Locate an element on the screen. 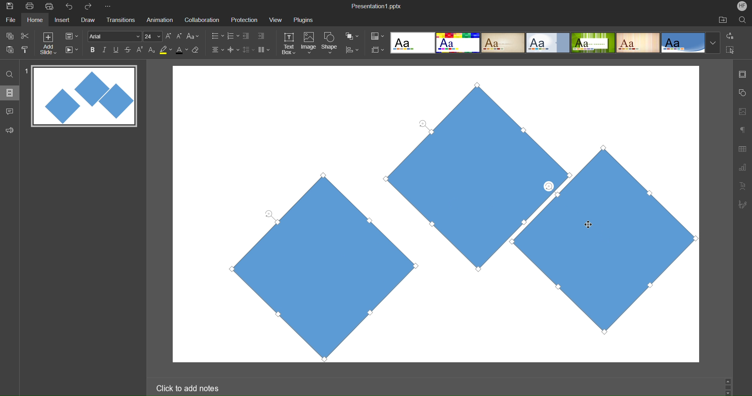 The image size is (752, 396). Bullet List is located at coordinates (217, 36).